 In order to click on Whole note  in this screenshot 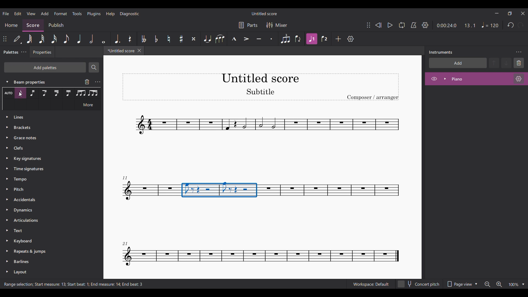, I will do `click(103, 38)`.